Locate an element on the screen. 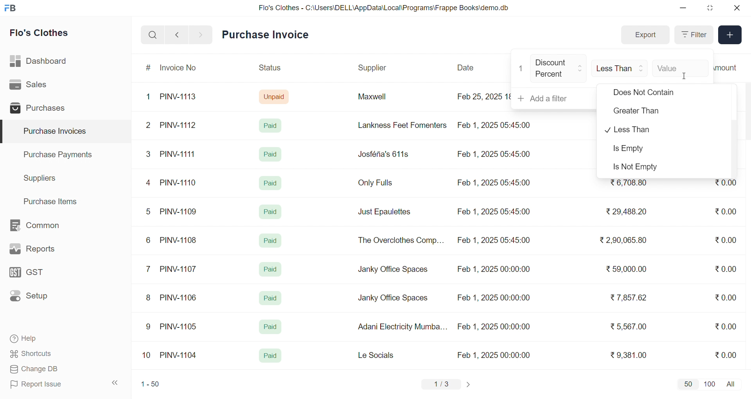 The width and height of the screenshot is (751, 399). Just Epaulettes is located at coordinates (387, 212).